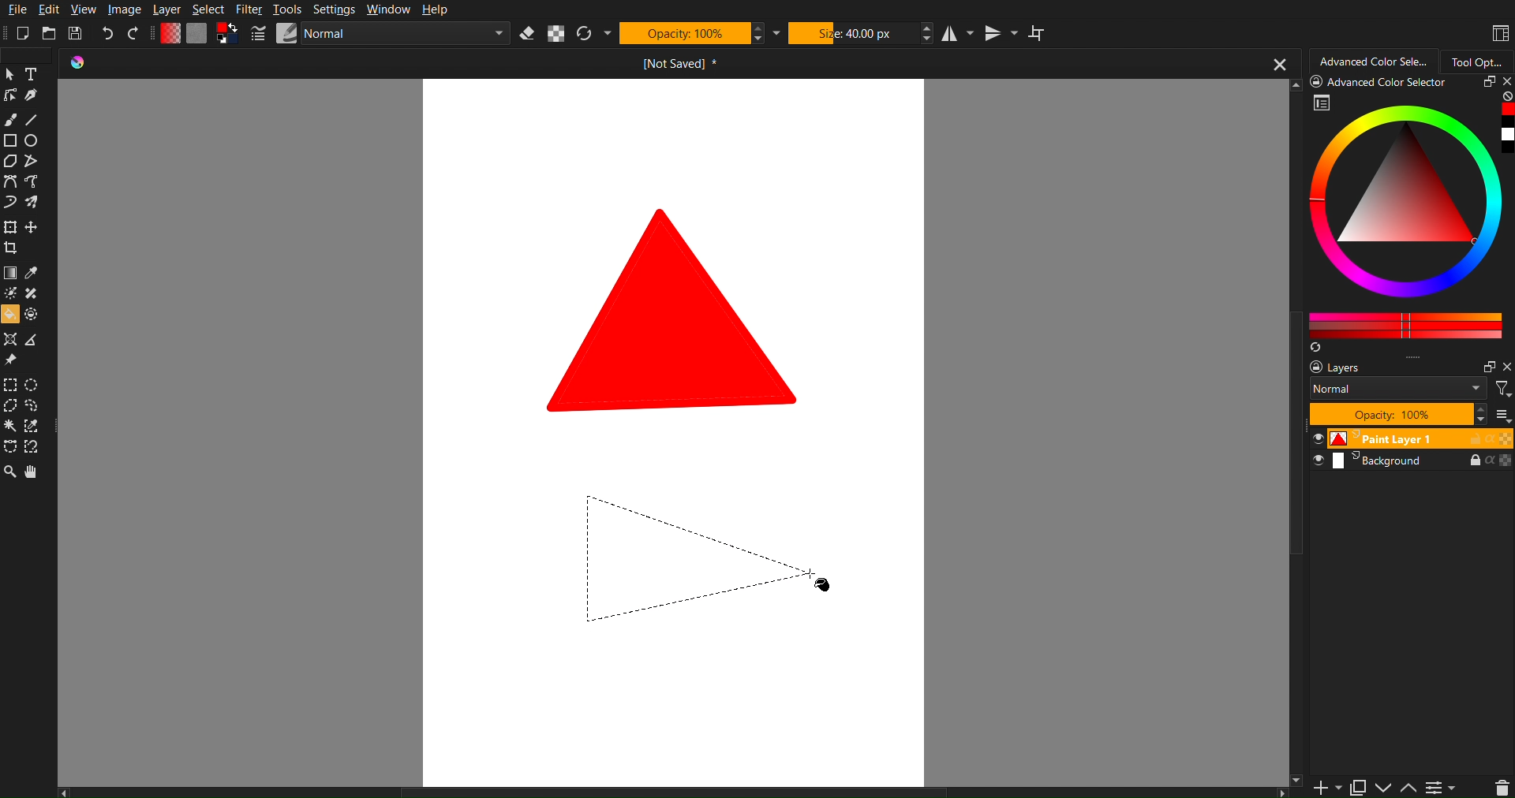 The width and height of the screenshot is (1515, 798). Describe the element at coordinates (9, 228) in the screenshot. I see `Square` at that location.